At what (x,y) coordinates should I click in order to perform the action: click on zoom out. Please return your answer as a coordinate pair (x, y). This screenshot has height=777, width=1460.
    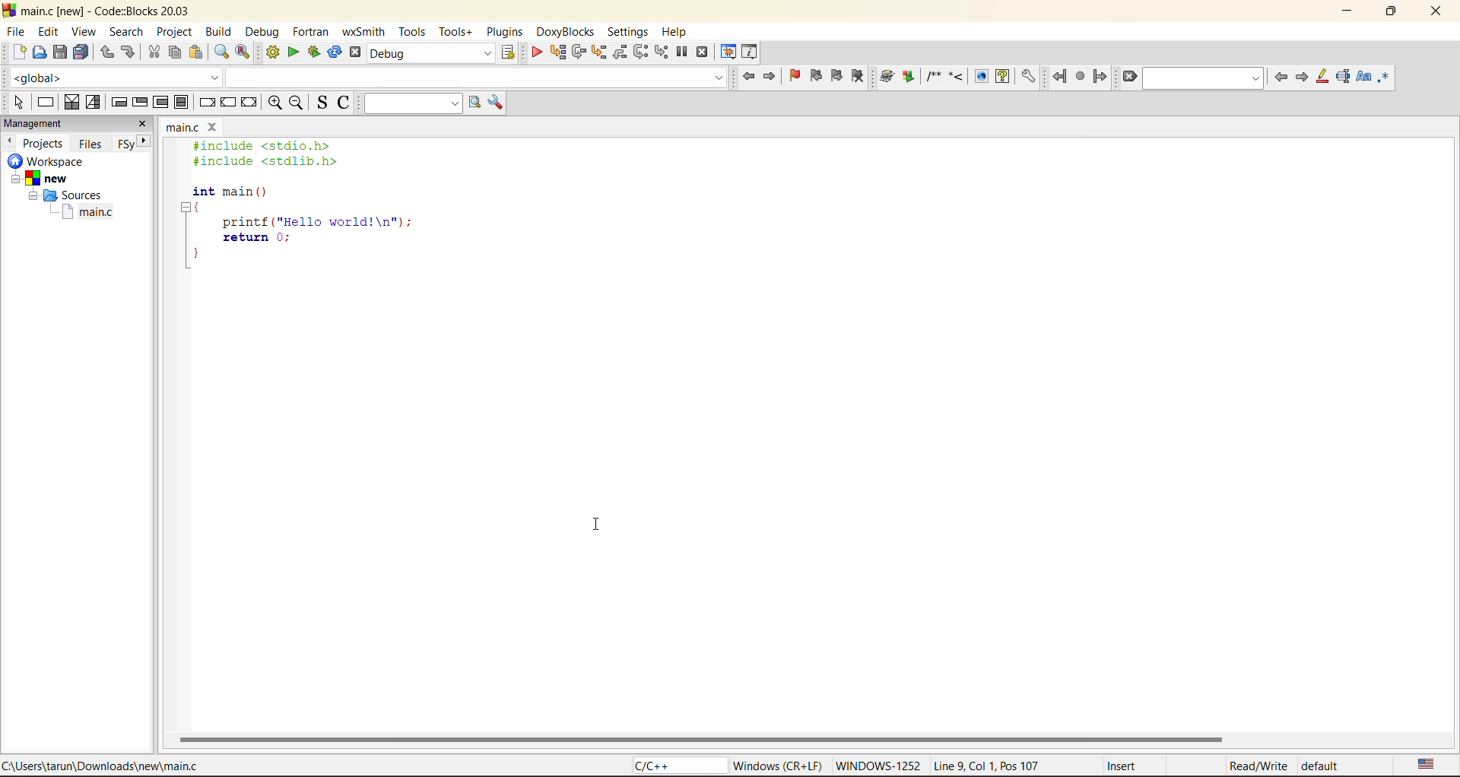
    Looking at the image, I should click on (300, 103).